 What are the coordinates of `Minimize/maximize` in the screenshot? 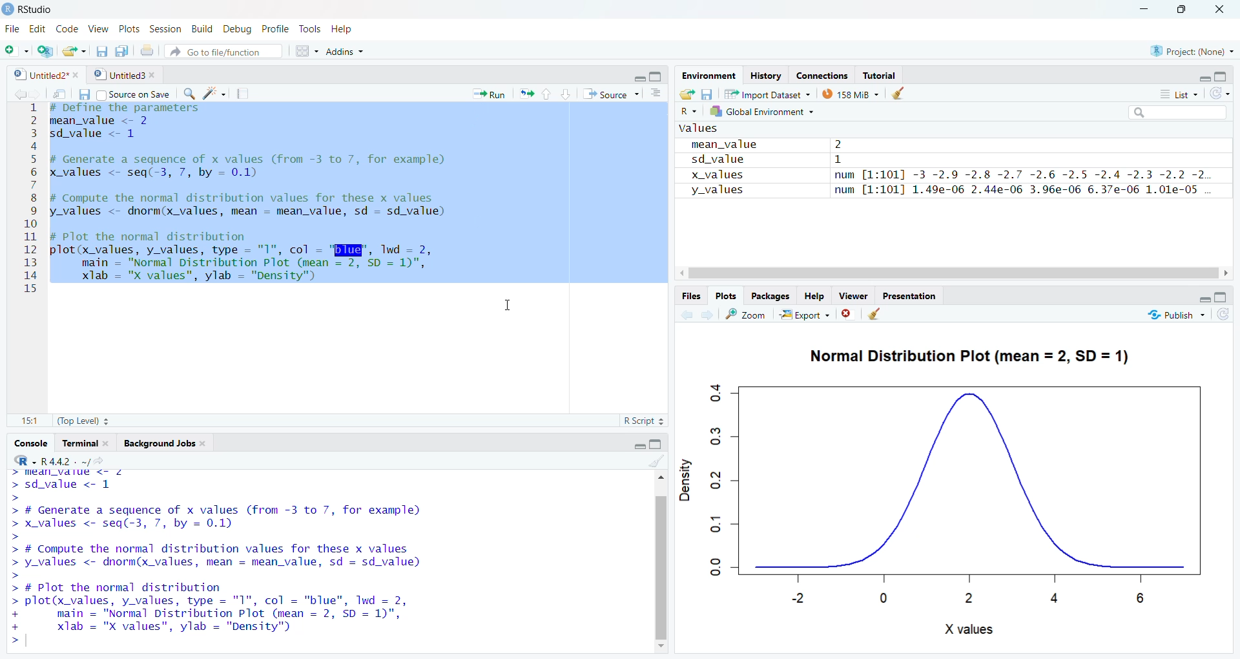 It's located at (1202, 76).